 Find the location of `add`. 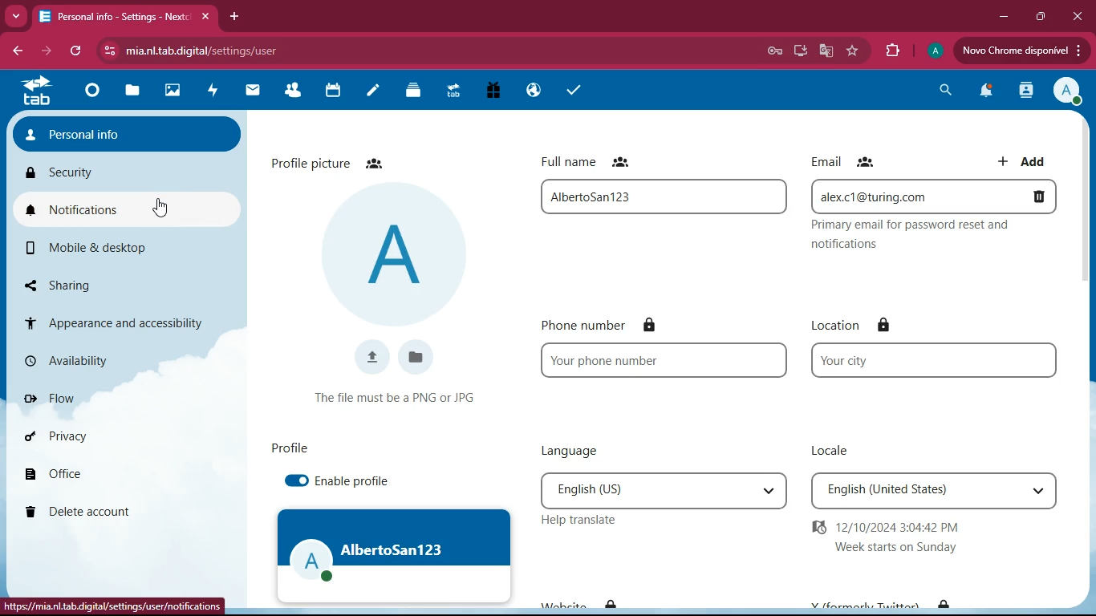

add is located at coordinates (1029, 159).